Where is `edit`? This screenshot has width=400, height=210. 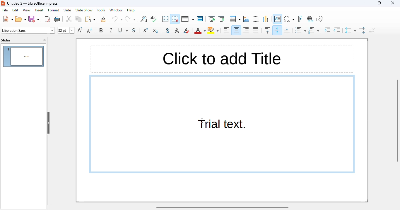 edit is located at coordinates (15, 10).